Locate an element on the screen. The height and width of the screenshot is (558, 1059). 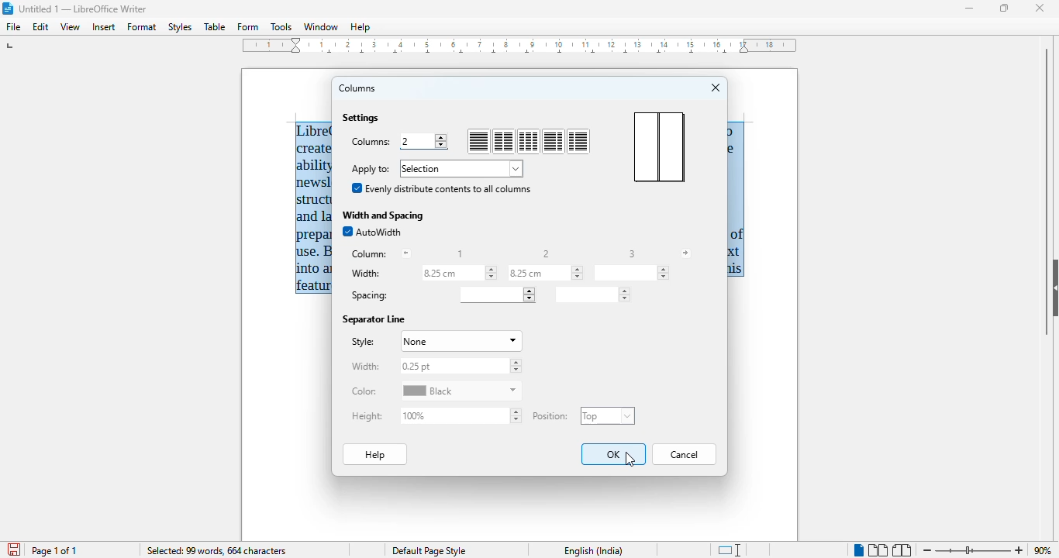
1 column is located at coordinates (478, 142).